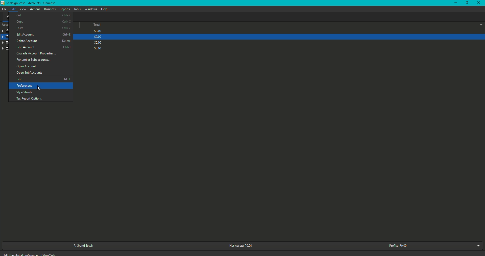 The height and width of the screenshot is (256, 485). What do you see at coordinates (43, 16) in the screenshot?
I see `Cut` at bounding box center [43, 16].